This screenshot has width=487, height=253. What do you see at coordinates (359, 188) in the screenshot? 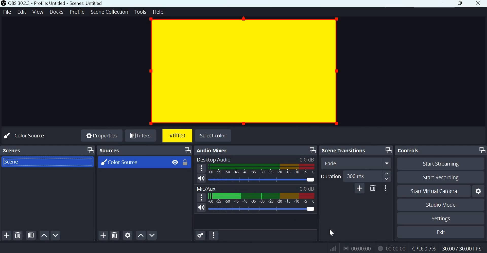
I see `Add Transition` at bounding box center [359, 188].